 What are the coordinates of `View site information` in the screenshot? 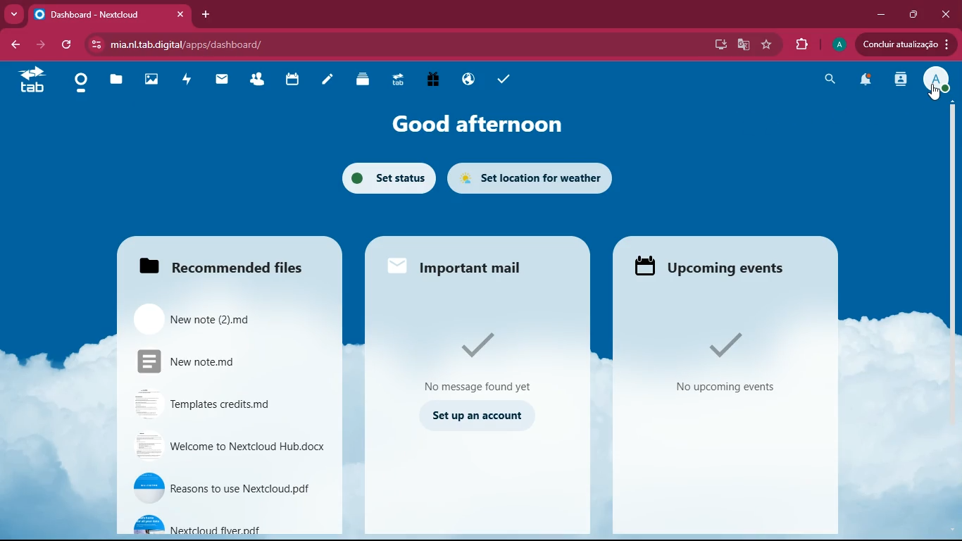 It's located at (95, 45).